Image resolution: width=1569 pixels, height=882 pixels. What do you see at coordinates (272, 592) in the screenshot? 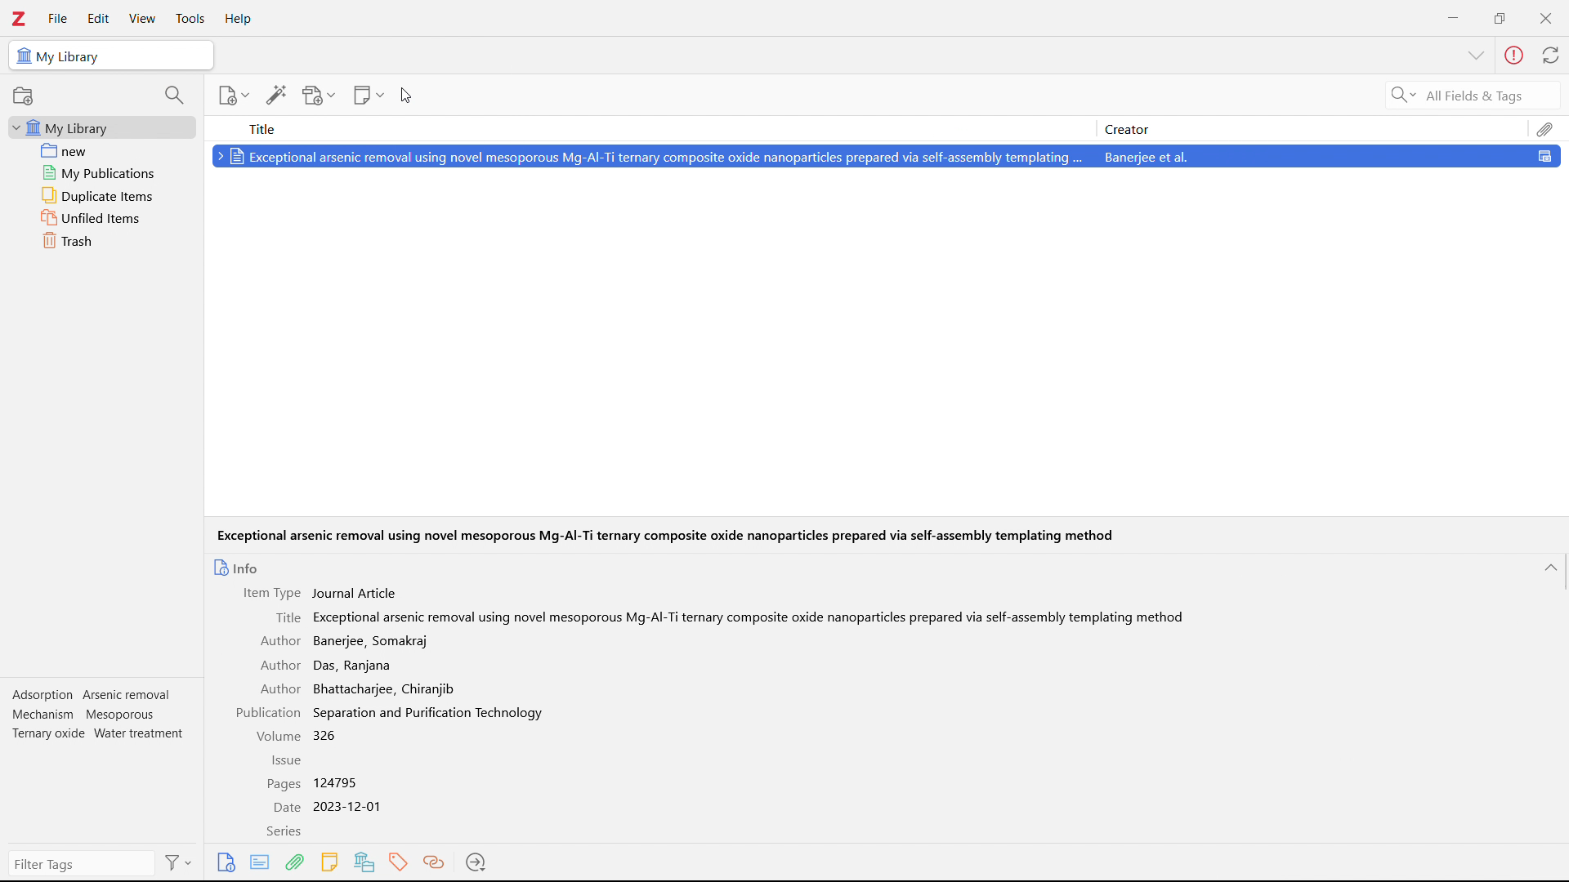
I see `Item Type` at bounding box center [272, 592].